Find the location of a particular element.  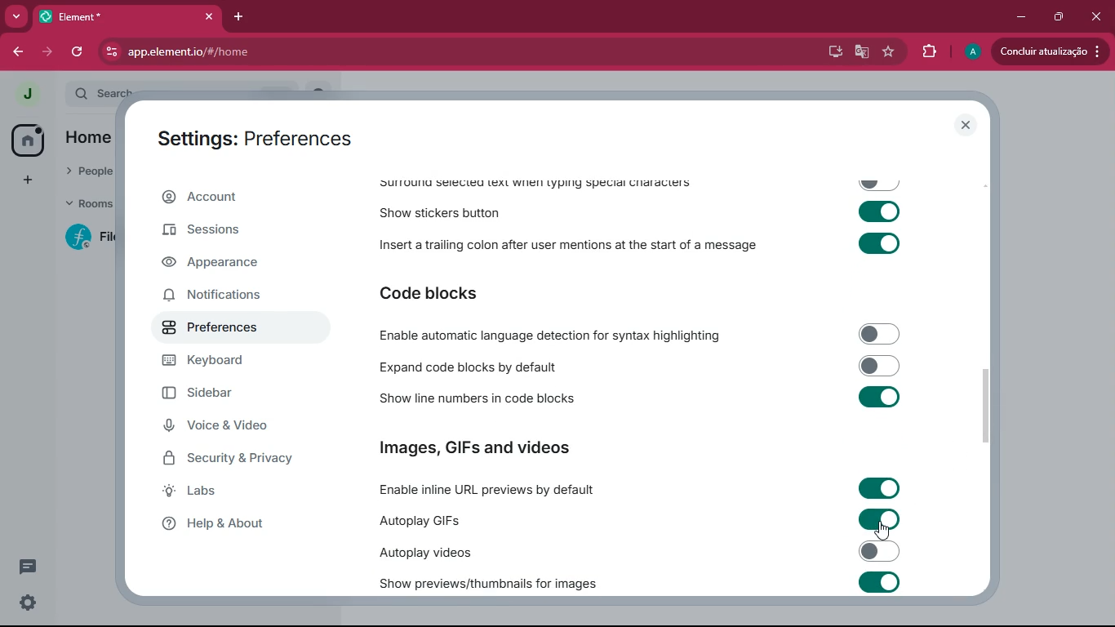

more is located at coordinates (16, 16).